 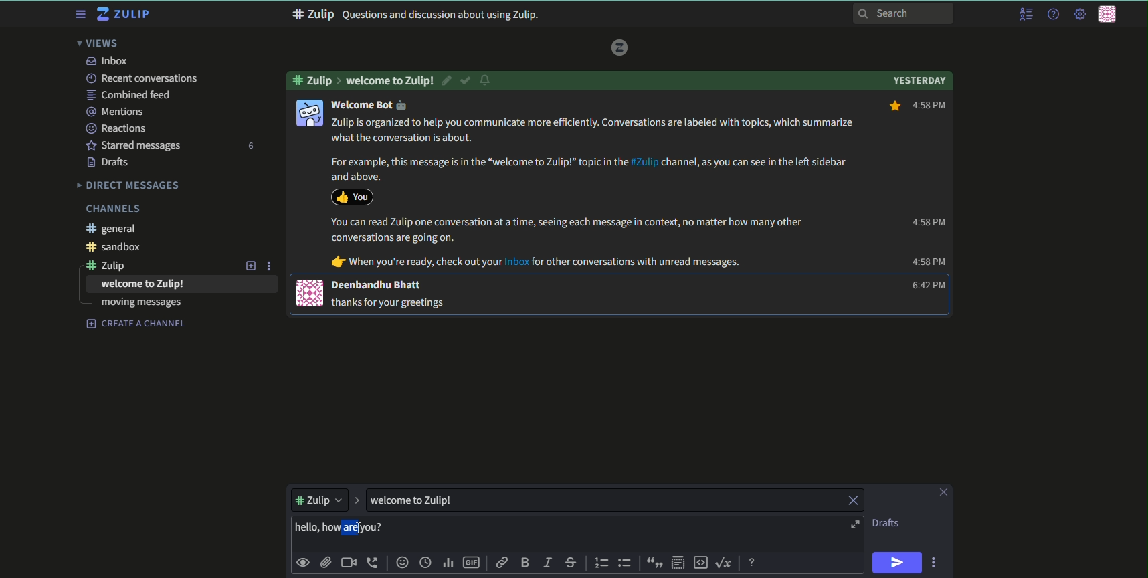 I want to click on add video call, so click(x=349, y=563).